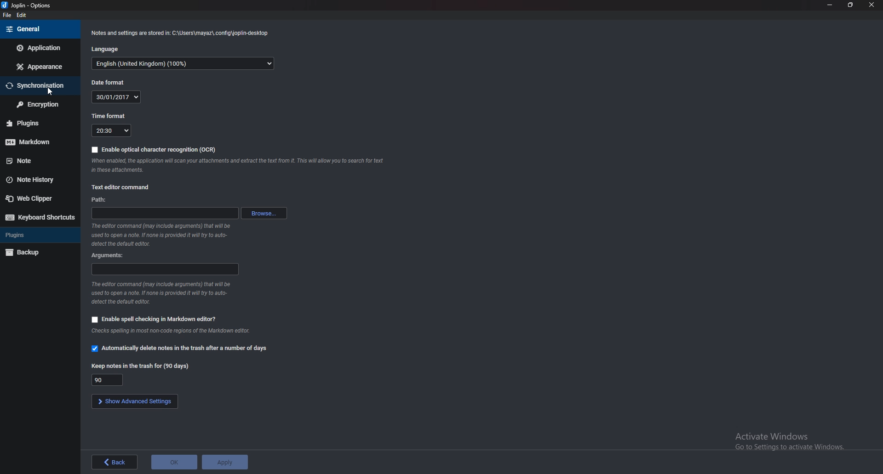 This screenshot has width=883, height=474. Describe the element at coordinates (40, 104) in the screenshot. I see `encryption` at that location.